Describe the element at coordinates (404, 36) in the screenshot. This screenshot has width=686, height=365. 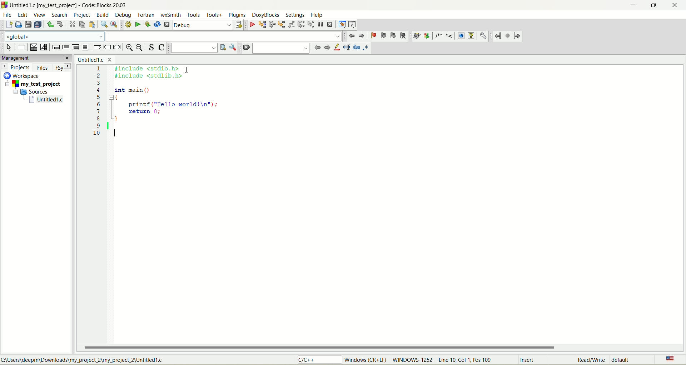
I see `clear bookmark` at that location.